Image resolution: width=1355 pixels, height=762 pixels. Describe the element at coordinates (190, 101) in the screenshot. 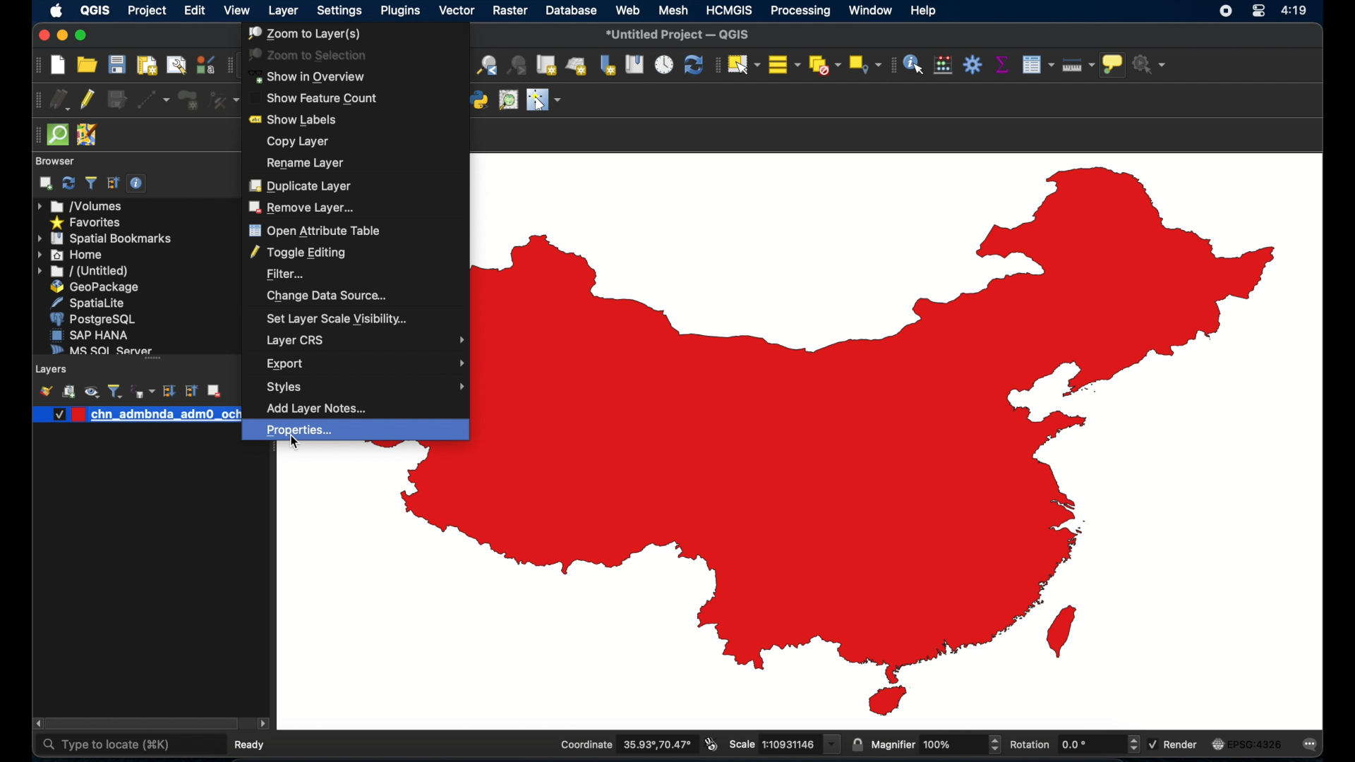

I see `add polygon feature` at that location.